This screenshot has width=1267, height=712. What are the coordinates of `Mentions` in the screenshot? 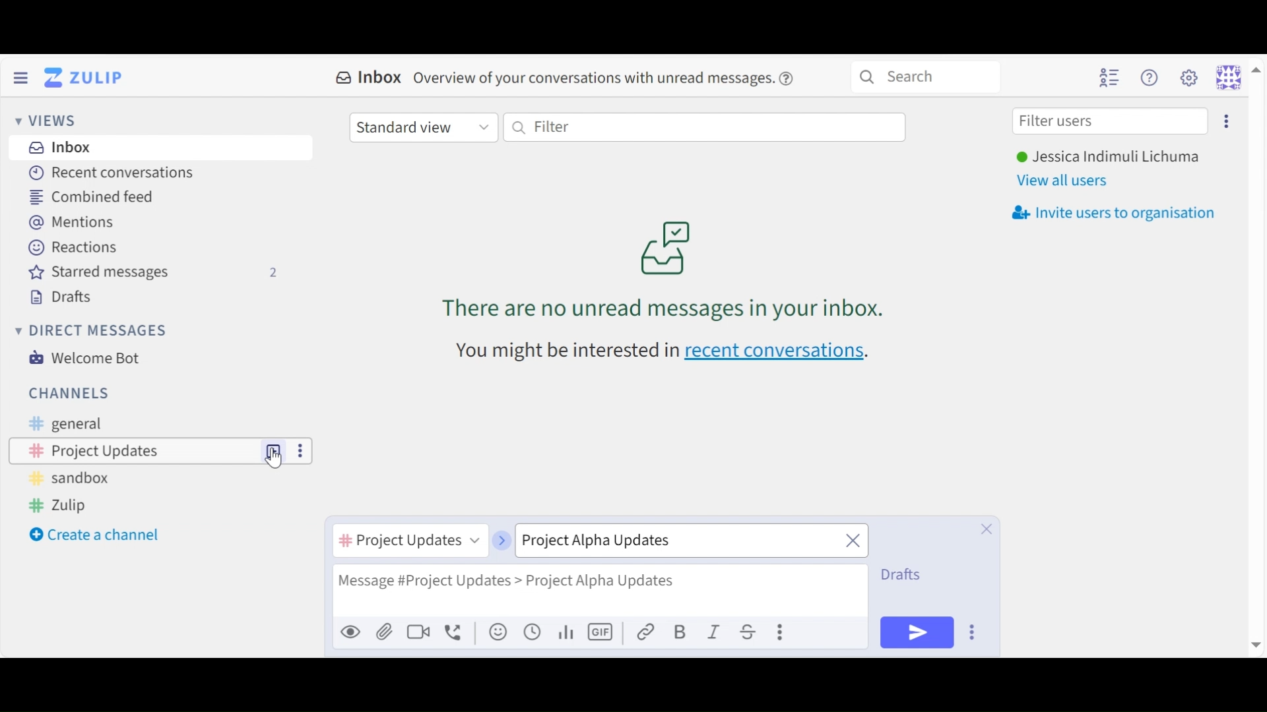 It's located at (73, 222).